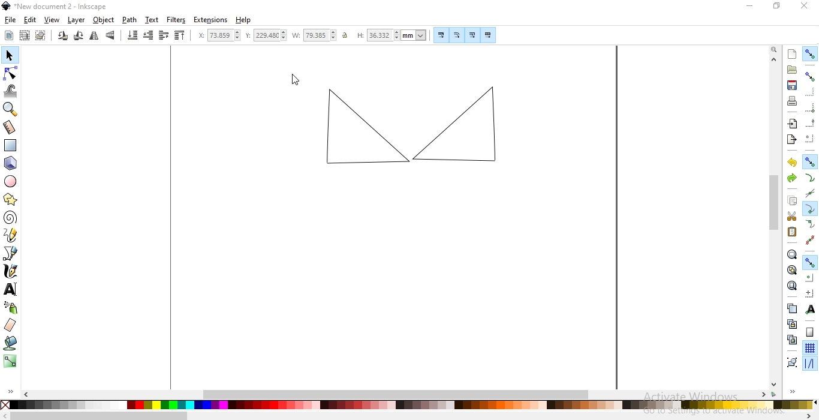 The image size is (819, 420). Describe the element at coordinates (9, 55) in the screenshot. I see `select and transform objects` at that location.